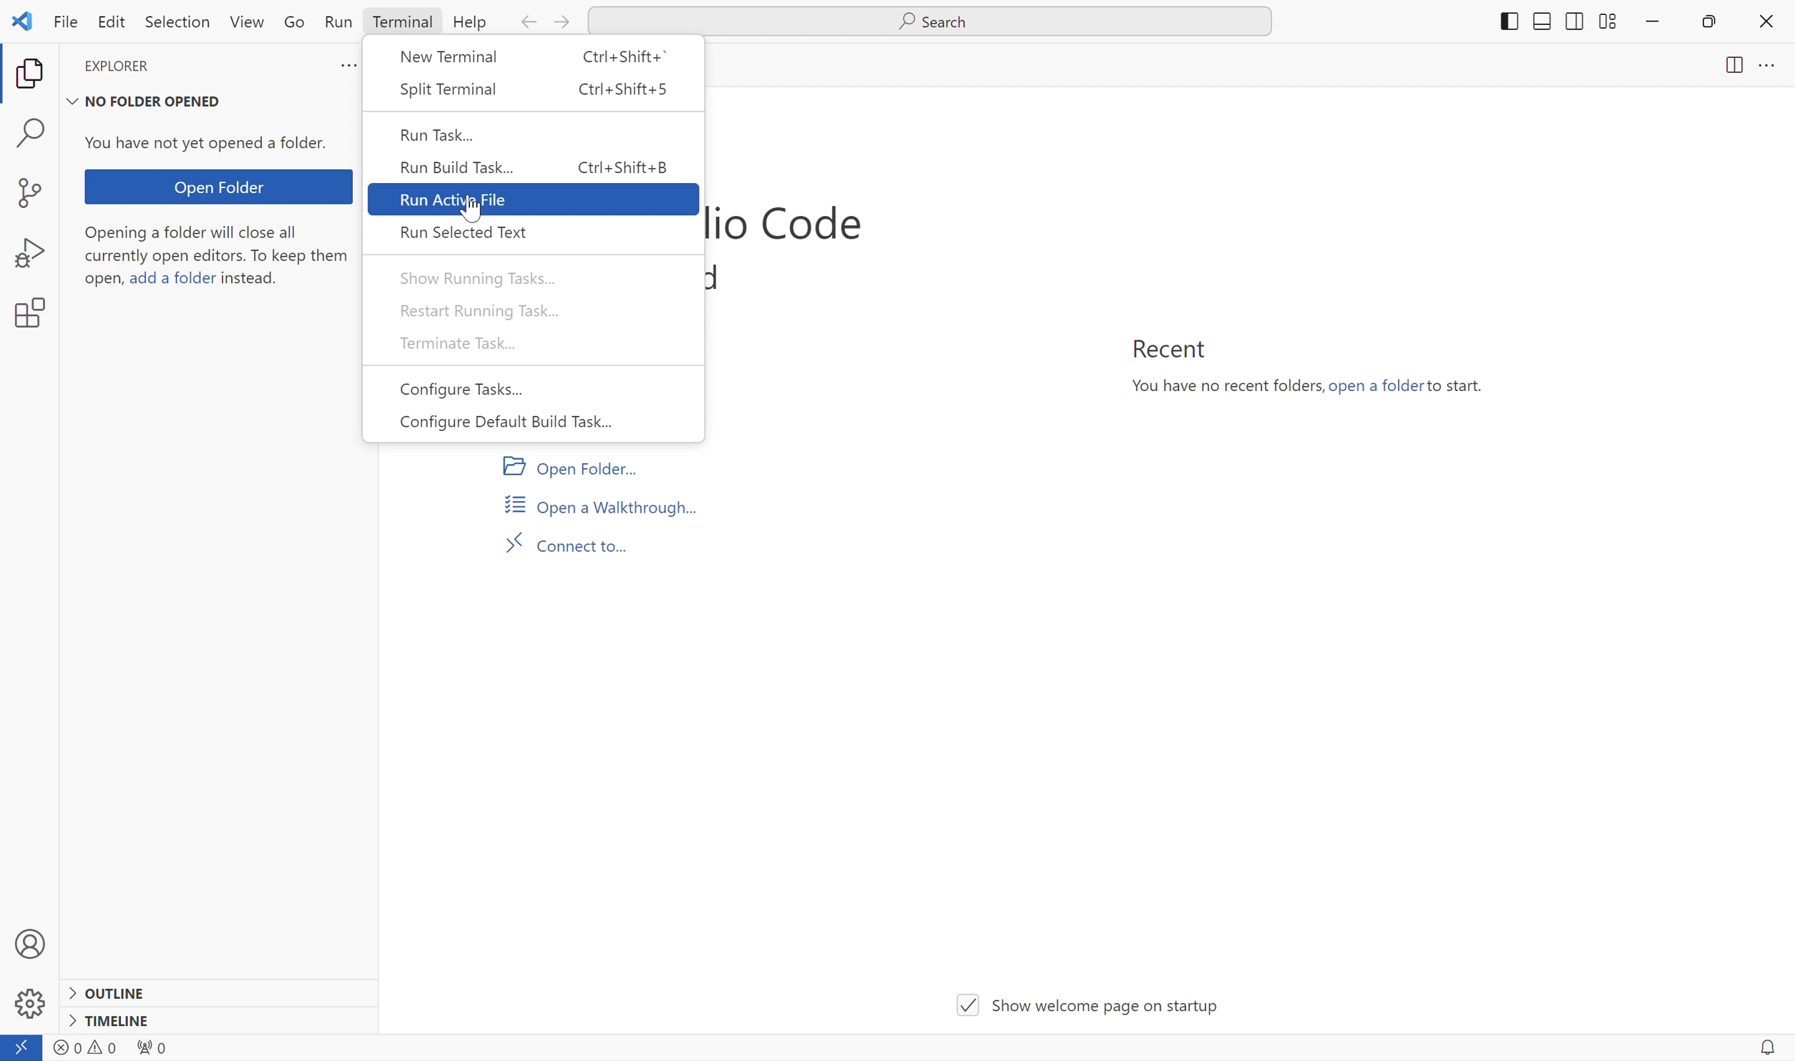 This screenshot has width=1795, height=1061. What do you see at coordinates (1776, 67) in the screenshot?
I see `menu` at bounding box center [1776, 67].